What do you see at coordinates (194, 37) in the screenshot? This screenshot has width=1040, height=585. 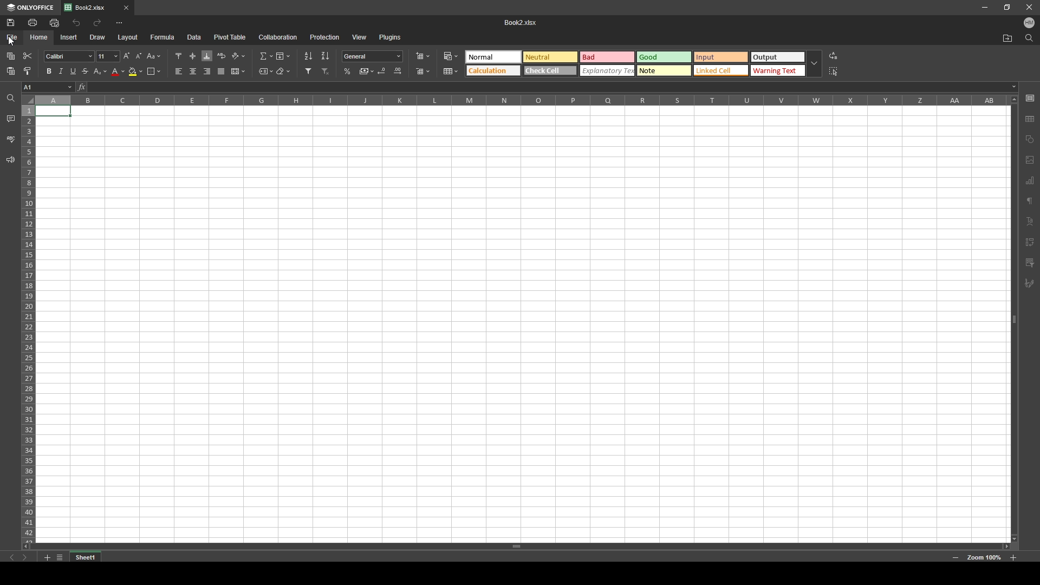 I see `data` at bounding box center [194, 37].